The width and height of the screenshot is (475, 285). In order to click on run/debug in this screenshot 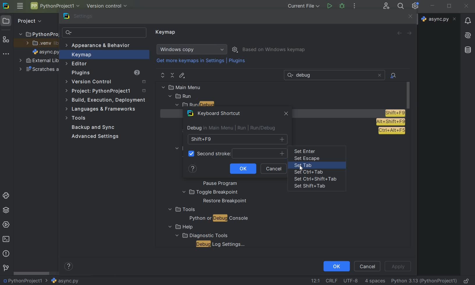, I will do `click(207, 105)`.